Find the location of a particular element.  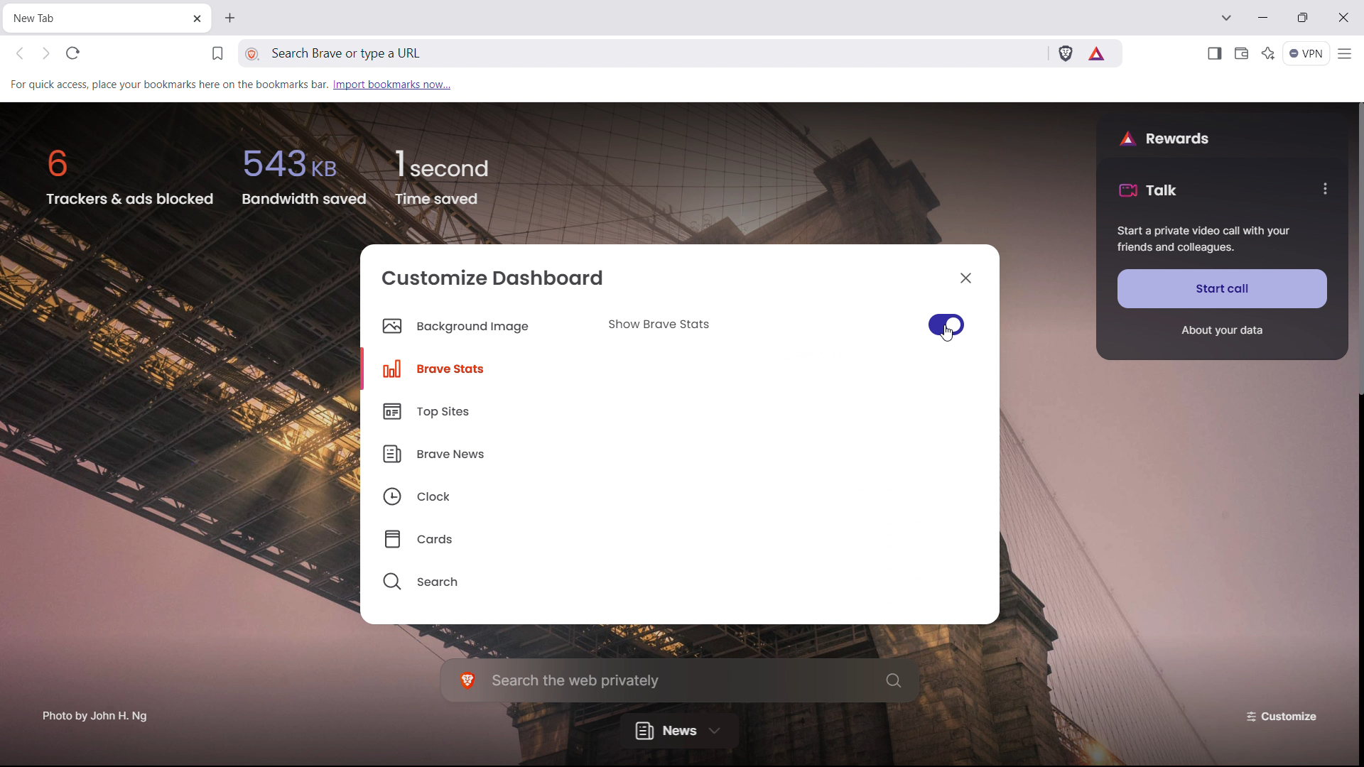

top sites is located at coordinates (475, 411).